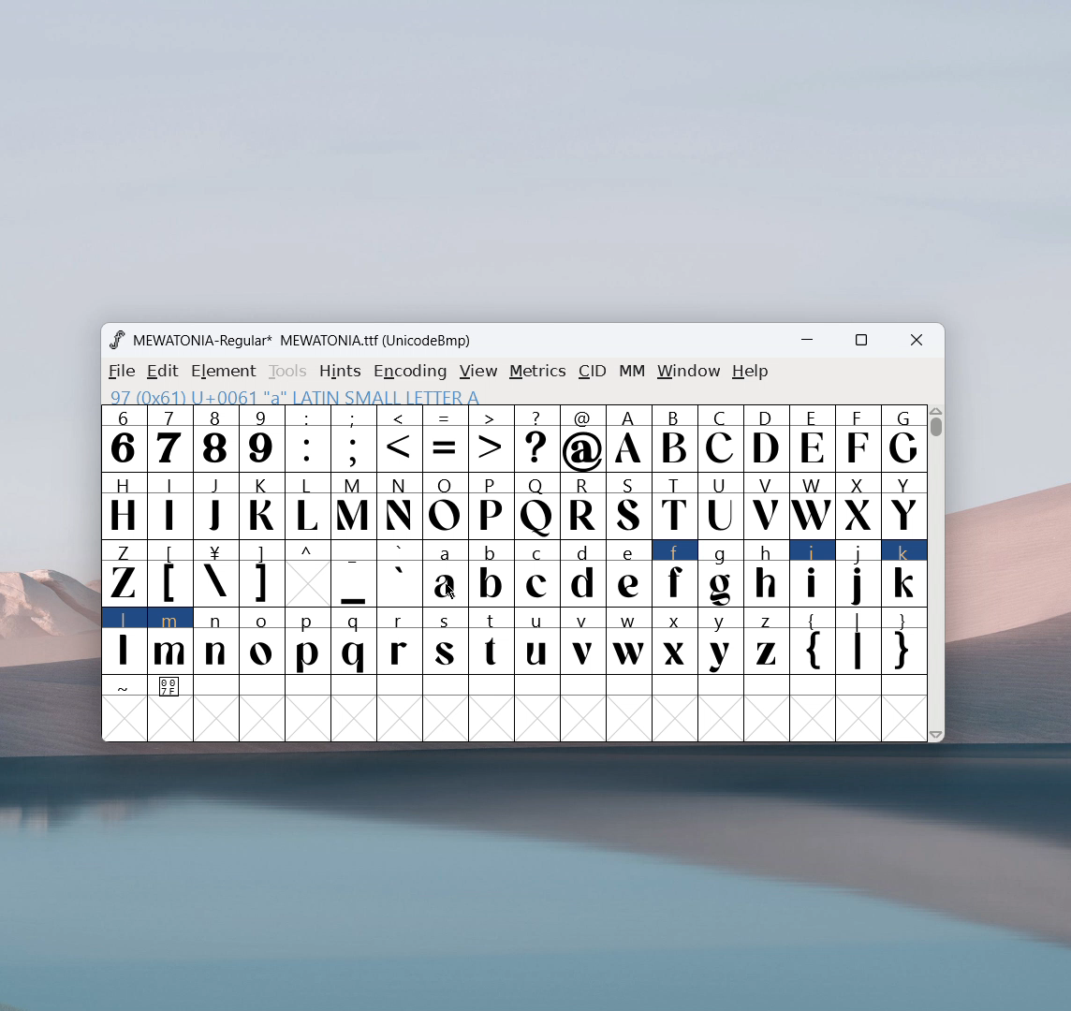 The image size is (1071, 1011). What do you see at coordinates (354, 439) in the screenshot?
I see `;` at bounding box center [354, 439].